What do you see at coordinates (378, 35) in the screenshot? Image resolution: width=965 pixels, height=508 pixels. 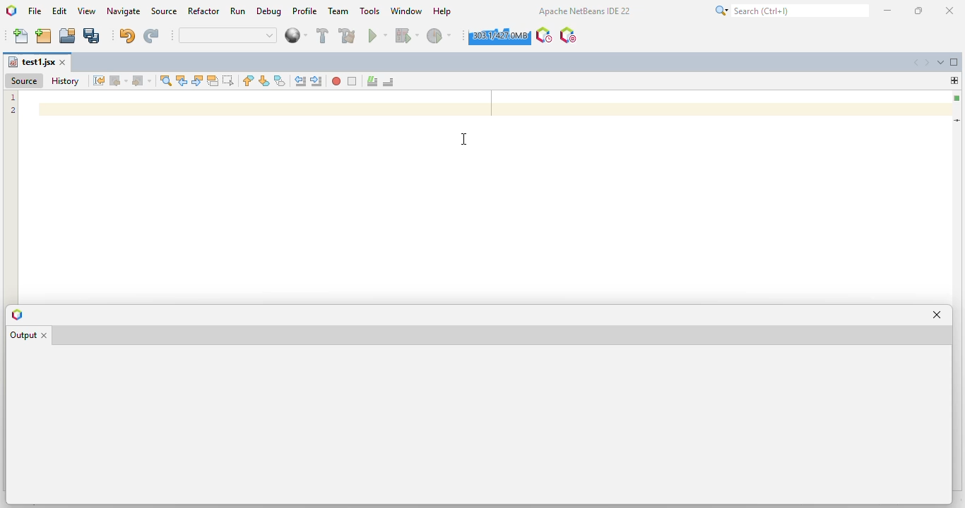 I see `run project` at bounding box center [378, 35].